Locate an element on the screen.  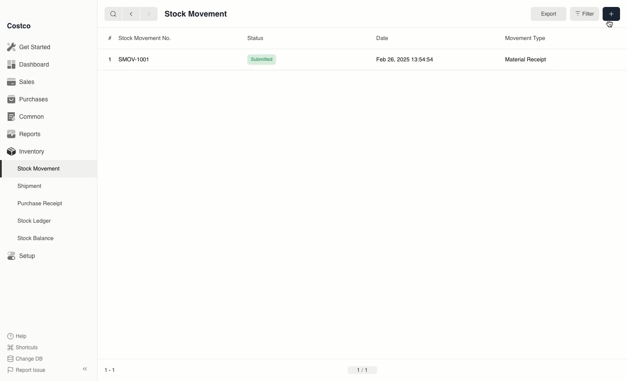
Purchase Receipt is located at coordinates (42, 203).